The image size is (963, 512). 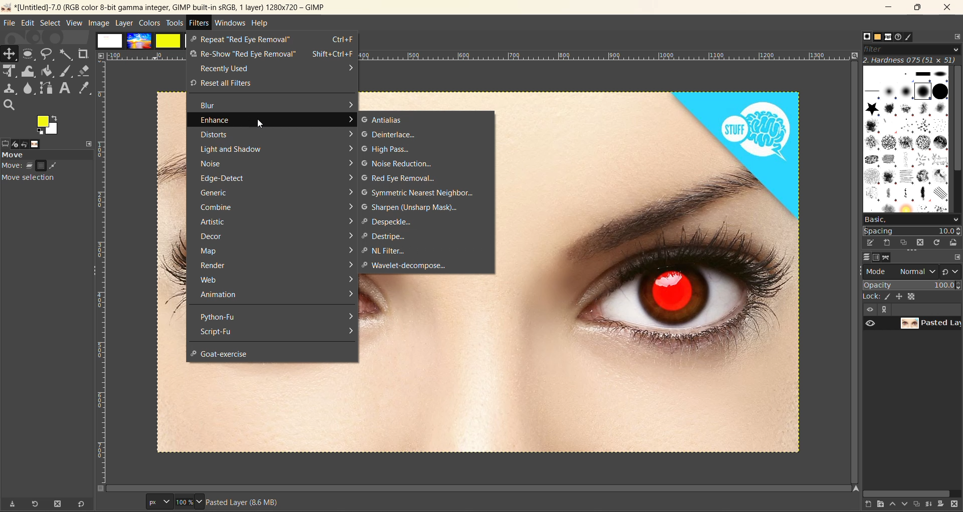 What do you see at coordinates (957, 123) in the screenshot?
I see `vertical scroll bar` at bounding box center [957, 123].